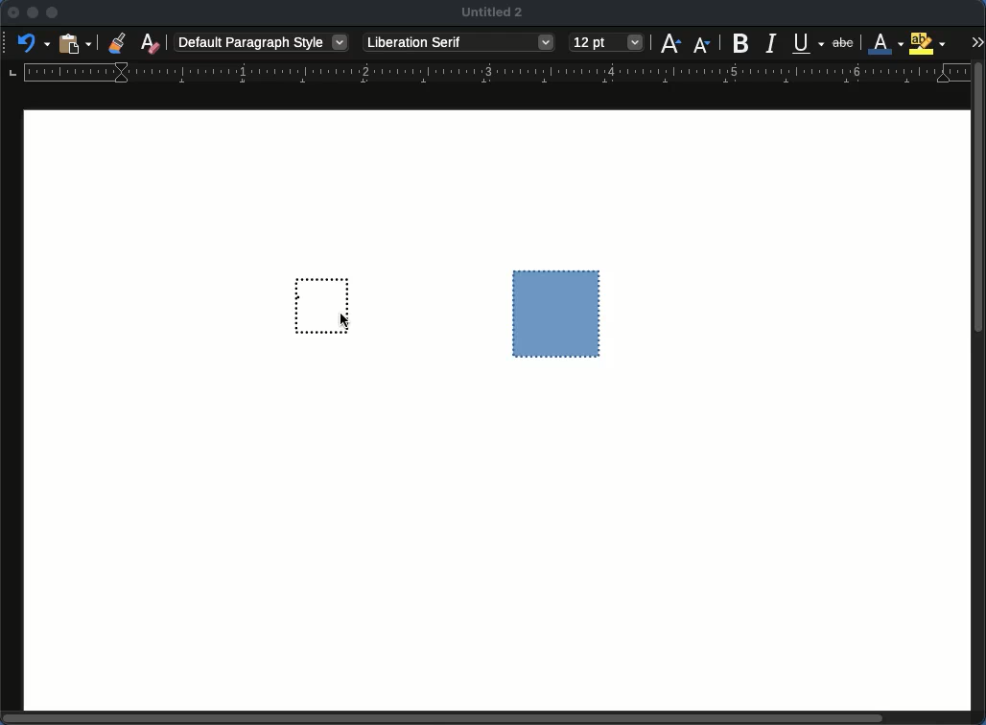 Image resolution: width=986 pixels, height=725 pixels. Describe the element at coordinates (345, 320) in the screenshot. I see `Cursor` at that location.